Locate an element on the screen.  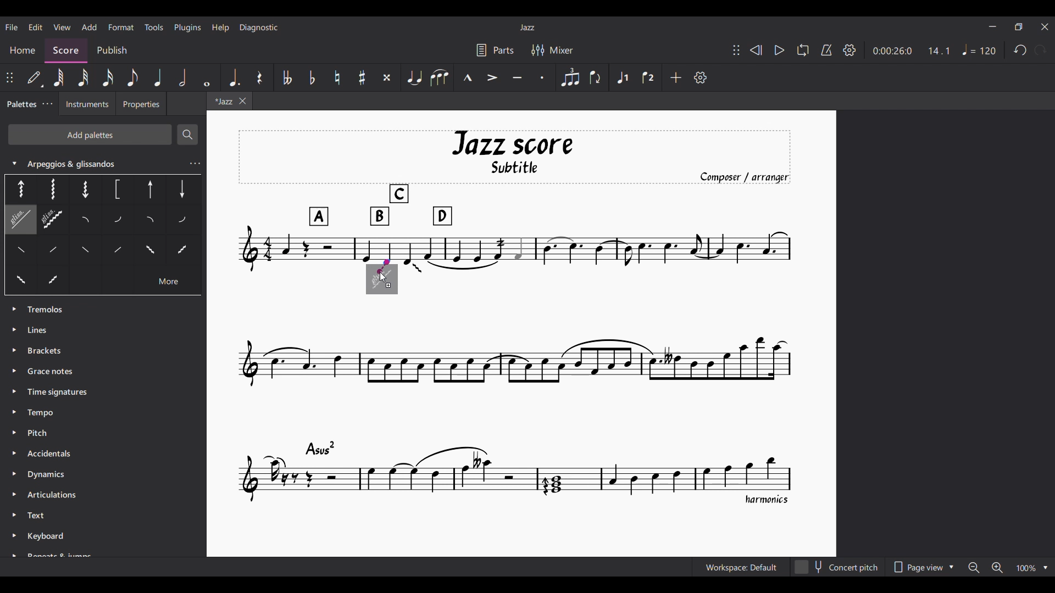
Dynamics is located at coordinates (50, 475).